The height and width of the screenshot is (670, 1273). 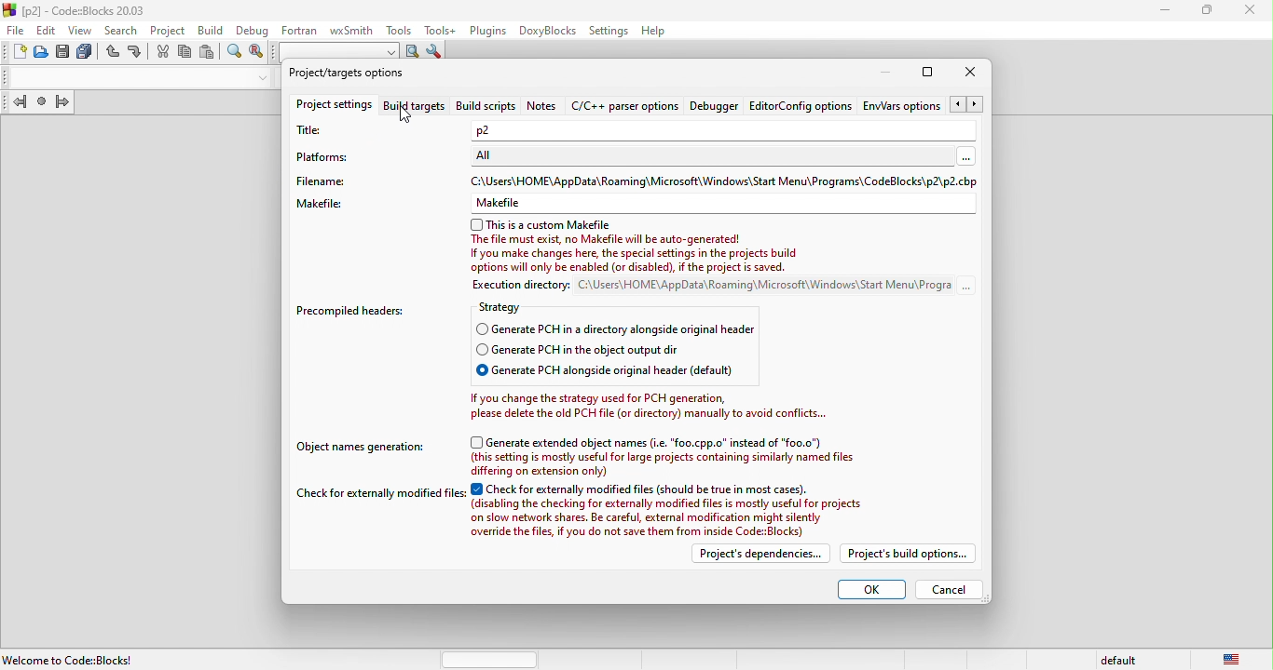 I want to click on close, so click(x=976, y=74).